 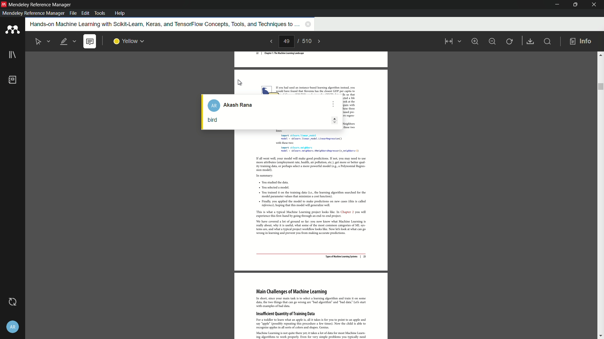 I want to click on current page, so click(x=287, y=42).